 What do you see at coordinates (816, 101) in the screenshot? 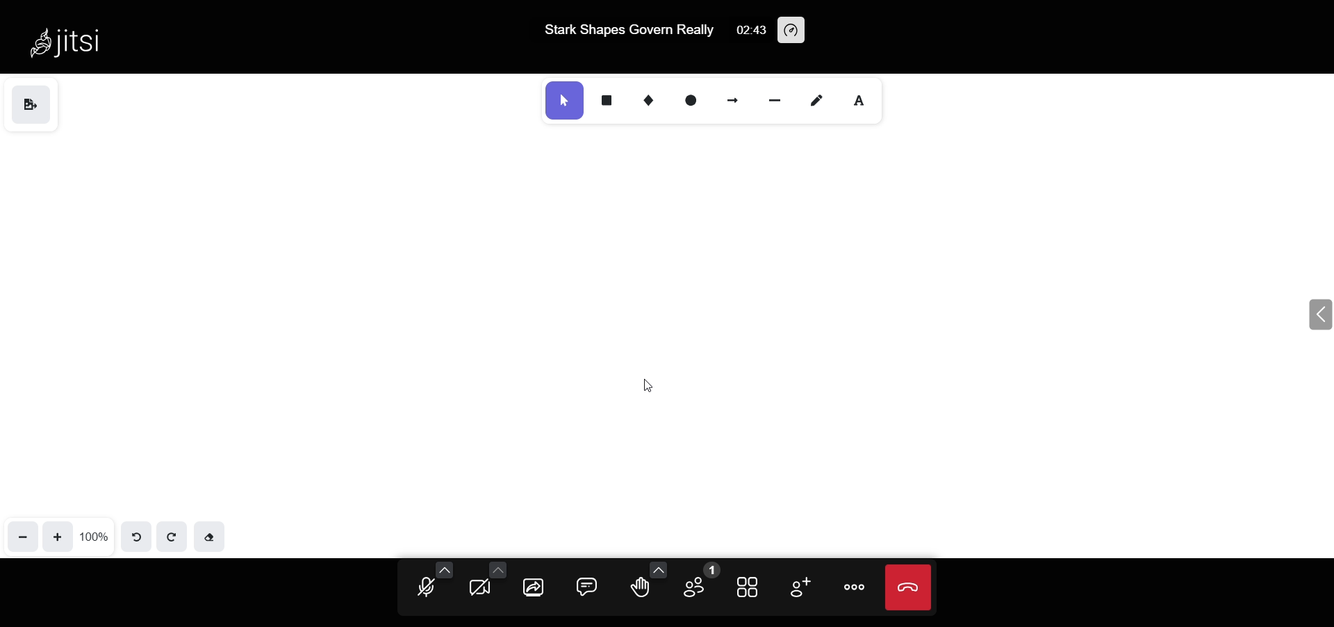
I see `draw` at bounding box center [816, 101].